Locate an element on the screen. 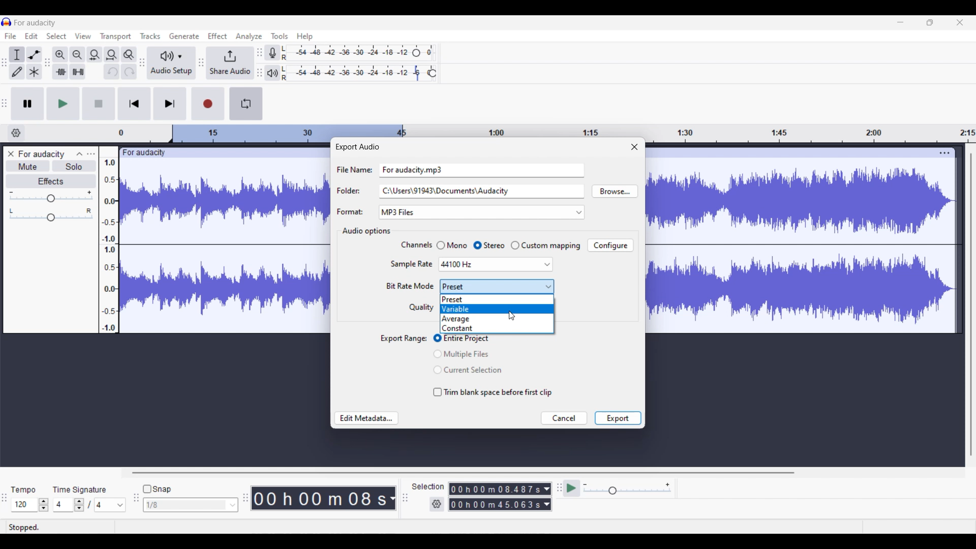 Image resolution: width=976 pixels, height=549 pixels. Close is located at coordinates (634, 146).